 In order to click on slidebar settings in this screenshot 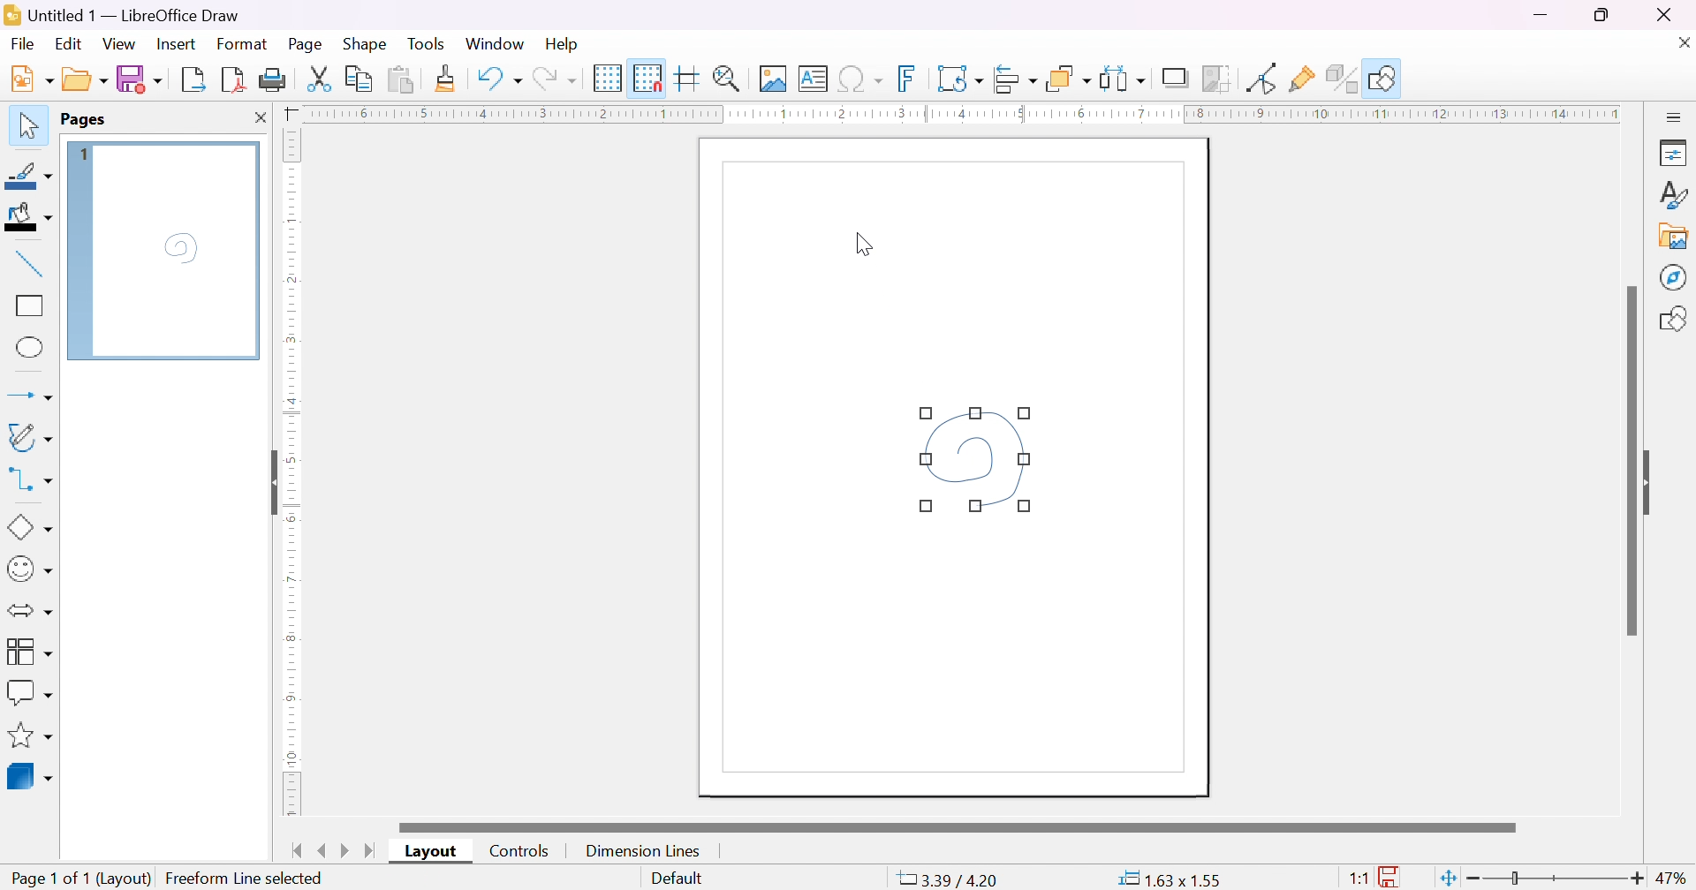, I will do `click(1675, 115)`.